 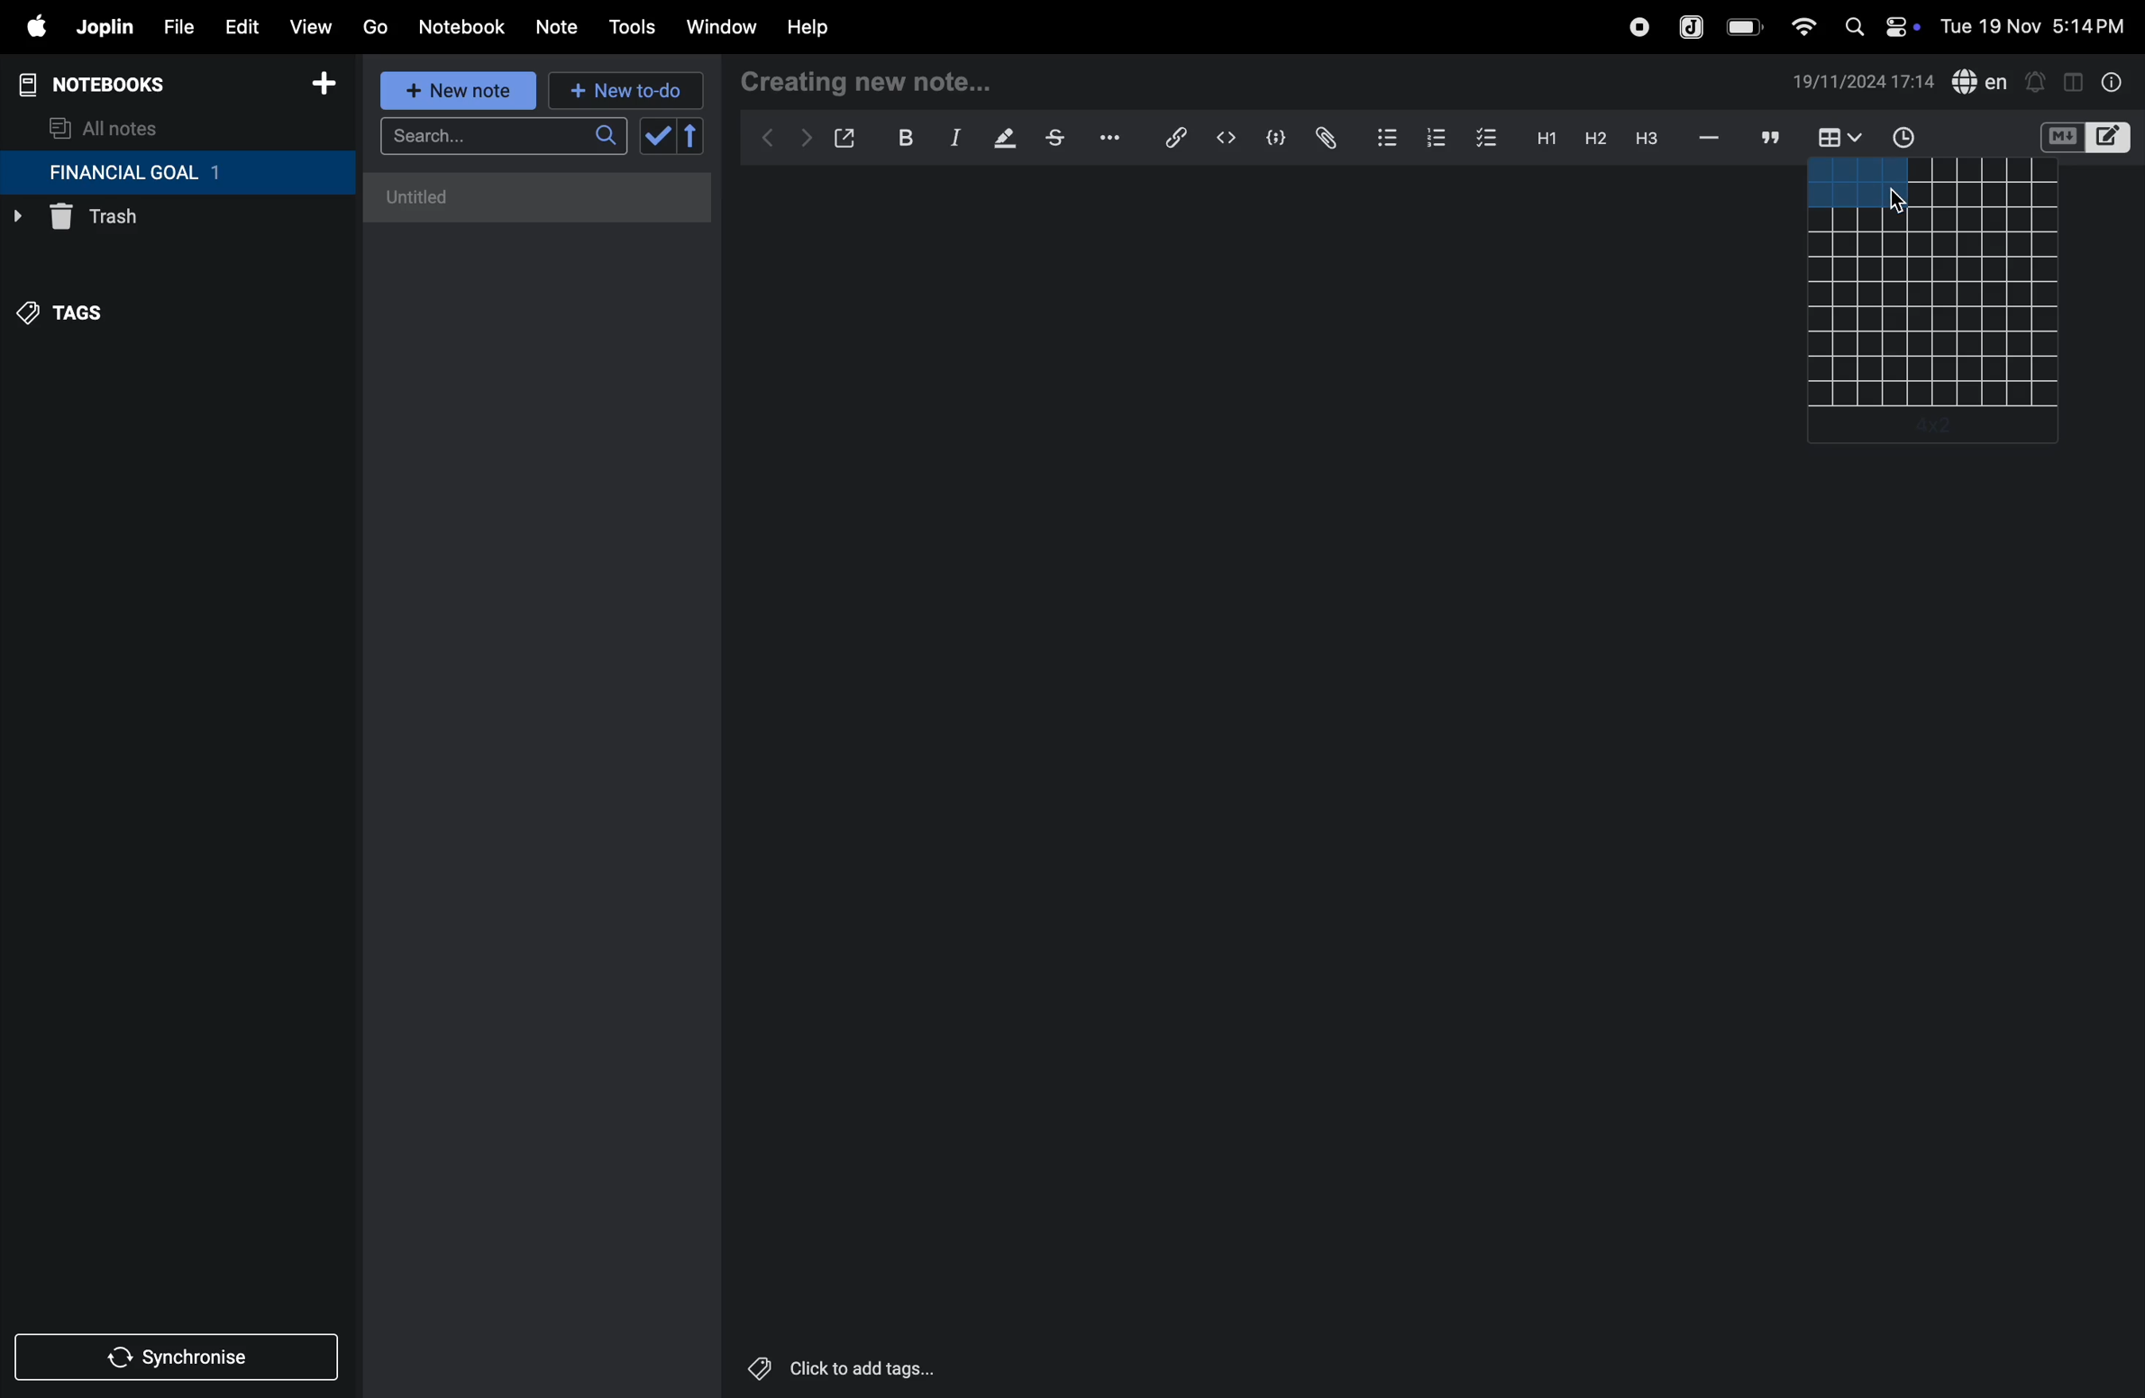 What do you see at coordinates (2034, 81) in the screenshot?
I see `alert` at bounding box center [2034, 81].